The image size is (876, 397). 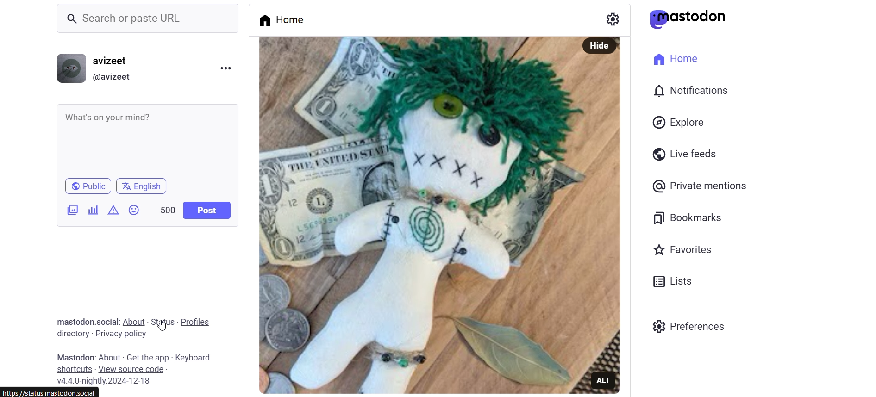 What do you see at coordinates (670, 58) in the screenshot?
I see `home` at bounding box center [670, 58].